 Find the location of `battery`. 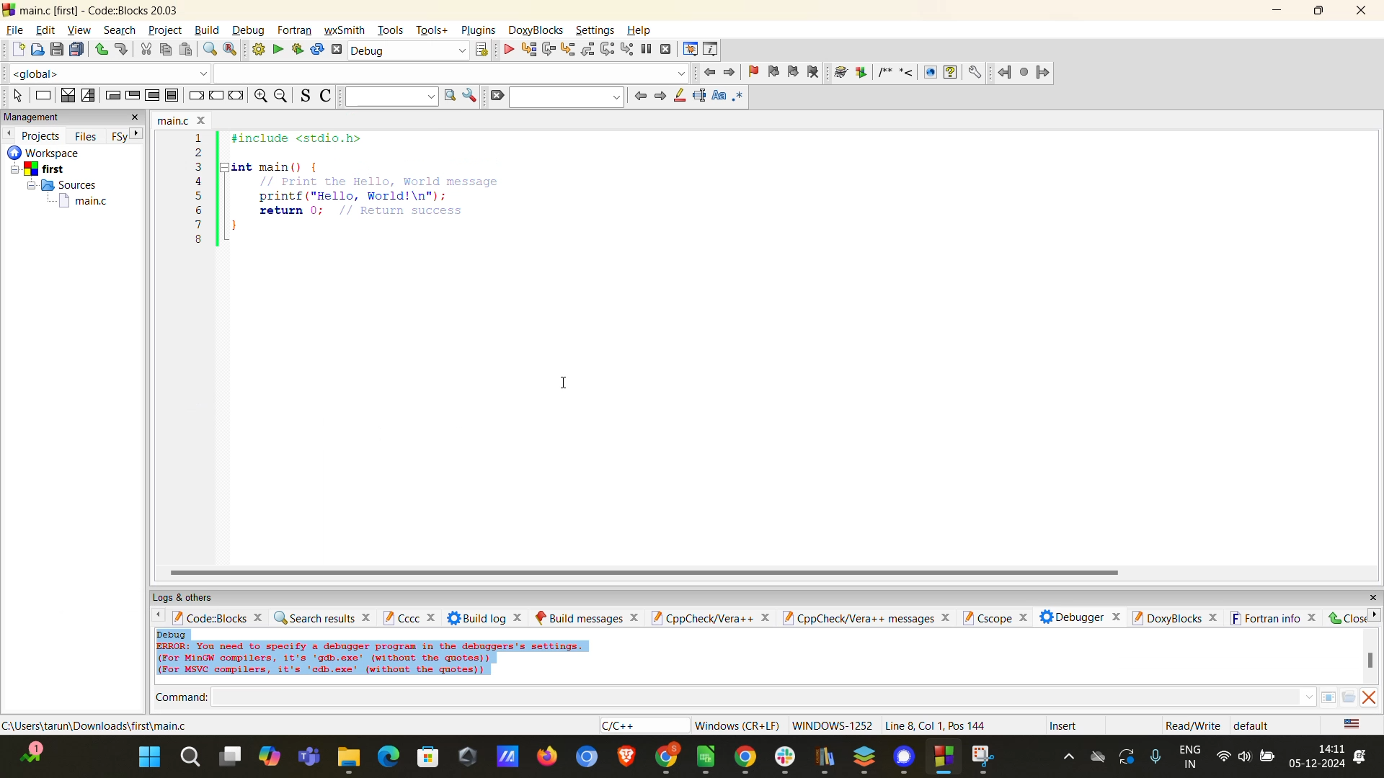

battery is located at coordinates (1267, 756).